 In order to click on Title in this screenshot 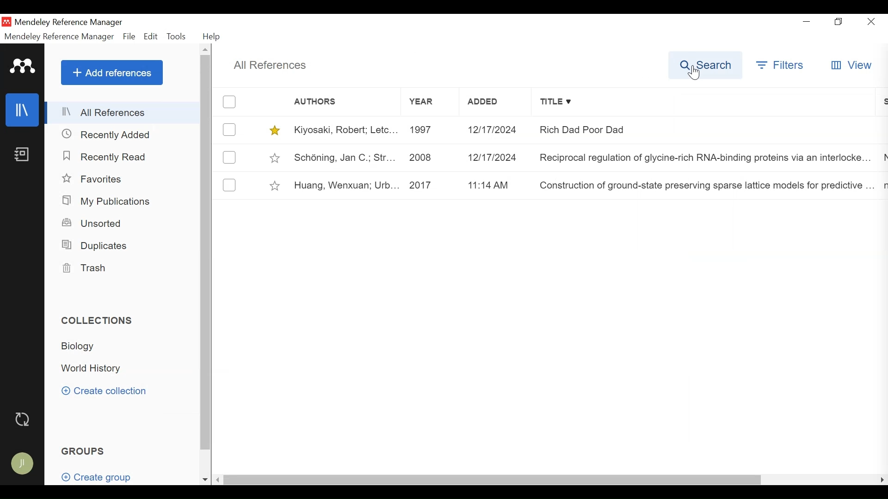, I will do `click(707, 102)`.